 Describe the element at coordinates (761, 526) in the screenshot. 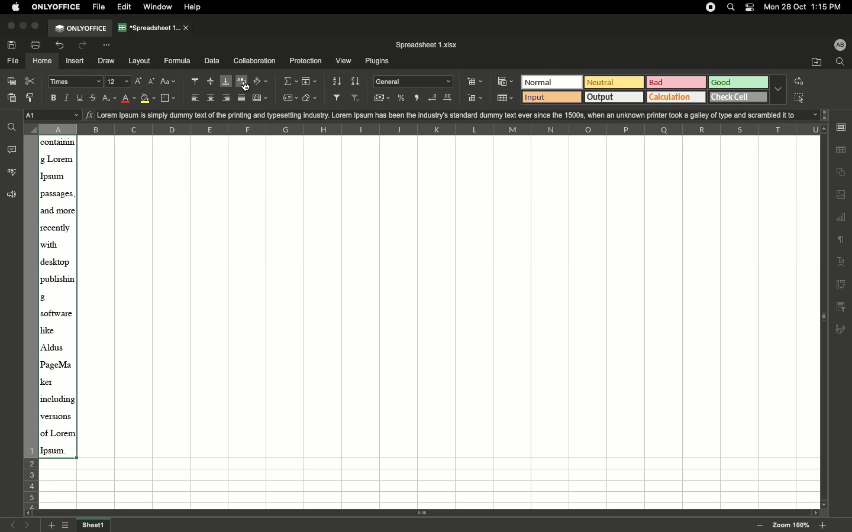

I see `Zoom out` at that location.